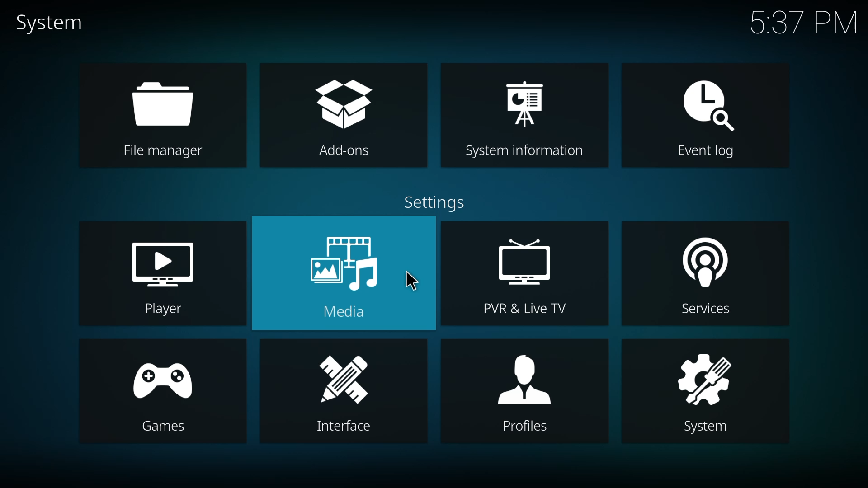 The image size is (868, 488). I want to click on 5:37 PM, so click(802, 25).